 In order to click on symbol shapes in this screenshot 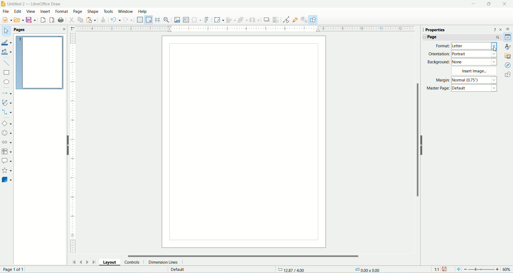, I will do `click(7, 133)`.